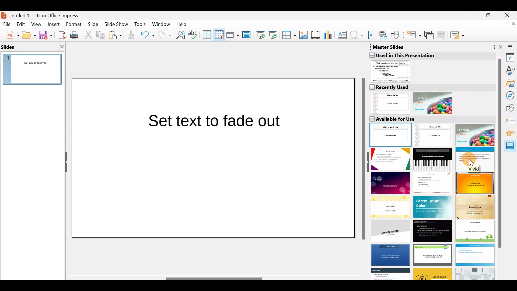  Describe the element at coordinates (36, 71) in the screenshot. I see `Slide pane` at that location.